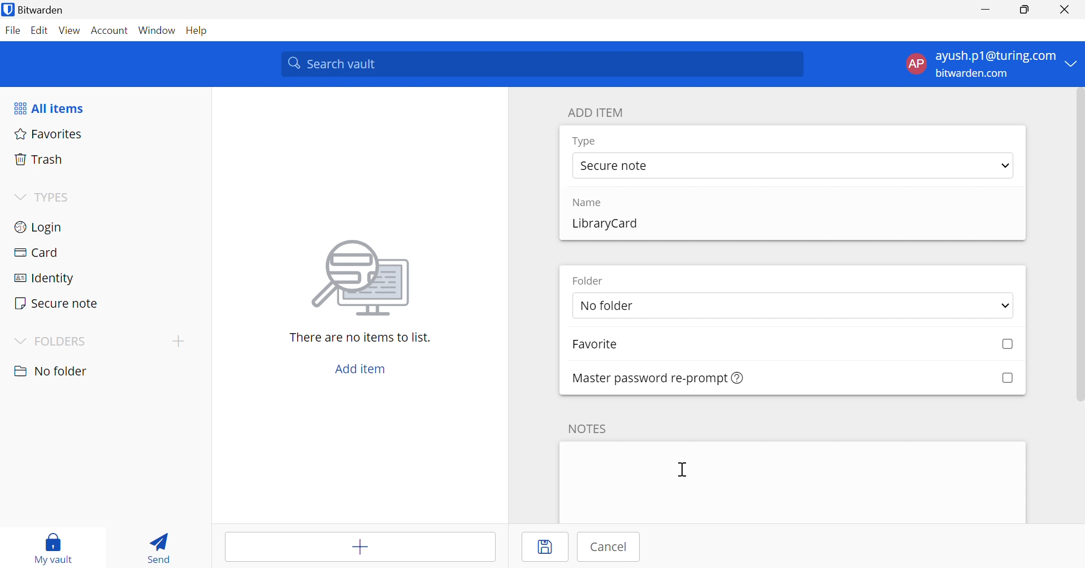 The width and height of the screenshot is (1085, 568). I want to click on Folder, so click(588, 282).